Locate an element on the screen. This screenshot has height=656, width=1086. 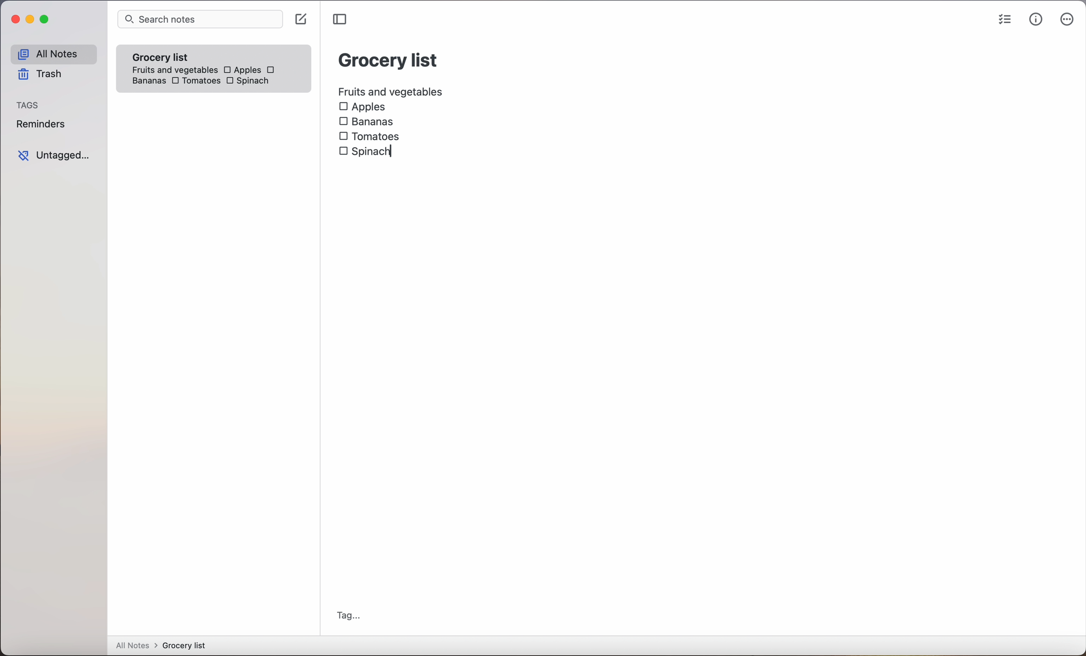
checkbox is located at coordinates (272, 70).